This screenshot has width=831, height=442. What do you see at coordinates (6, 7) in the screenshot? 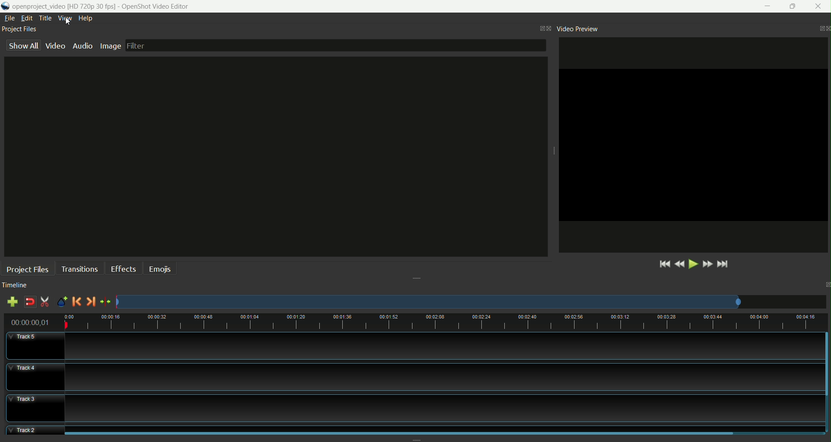
I see `logo` at bounding box center [6, 7].